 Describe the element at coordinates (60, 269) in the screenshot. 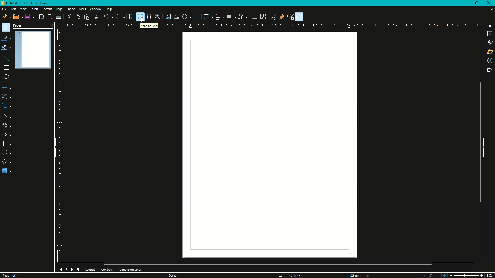

I see `First page` at that location.